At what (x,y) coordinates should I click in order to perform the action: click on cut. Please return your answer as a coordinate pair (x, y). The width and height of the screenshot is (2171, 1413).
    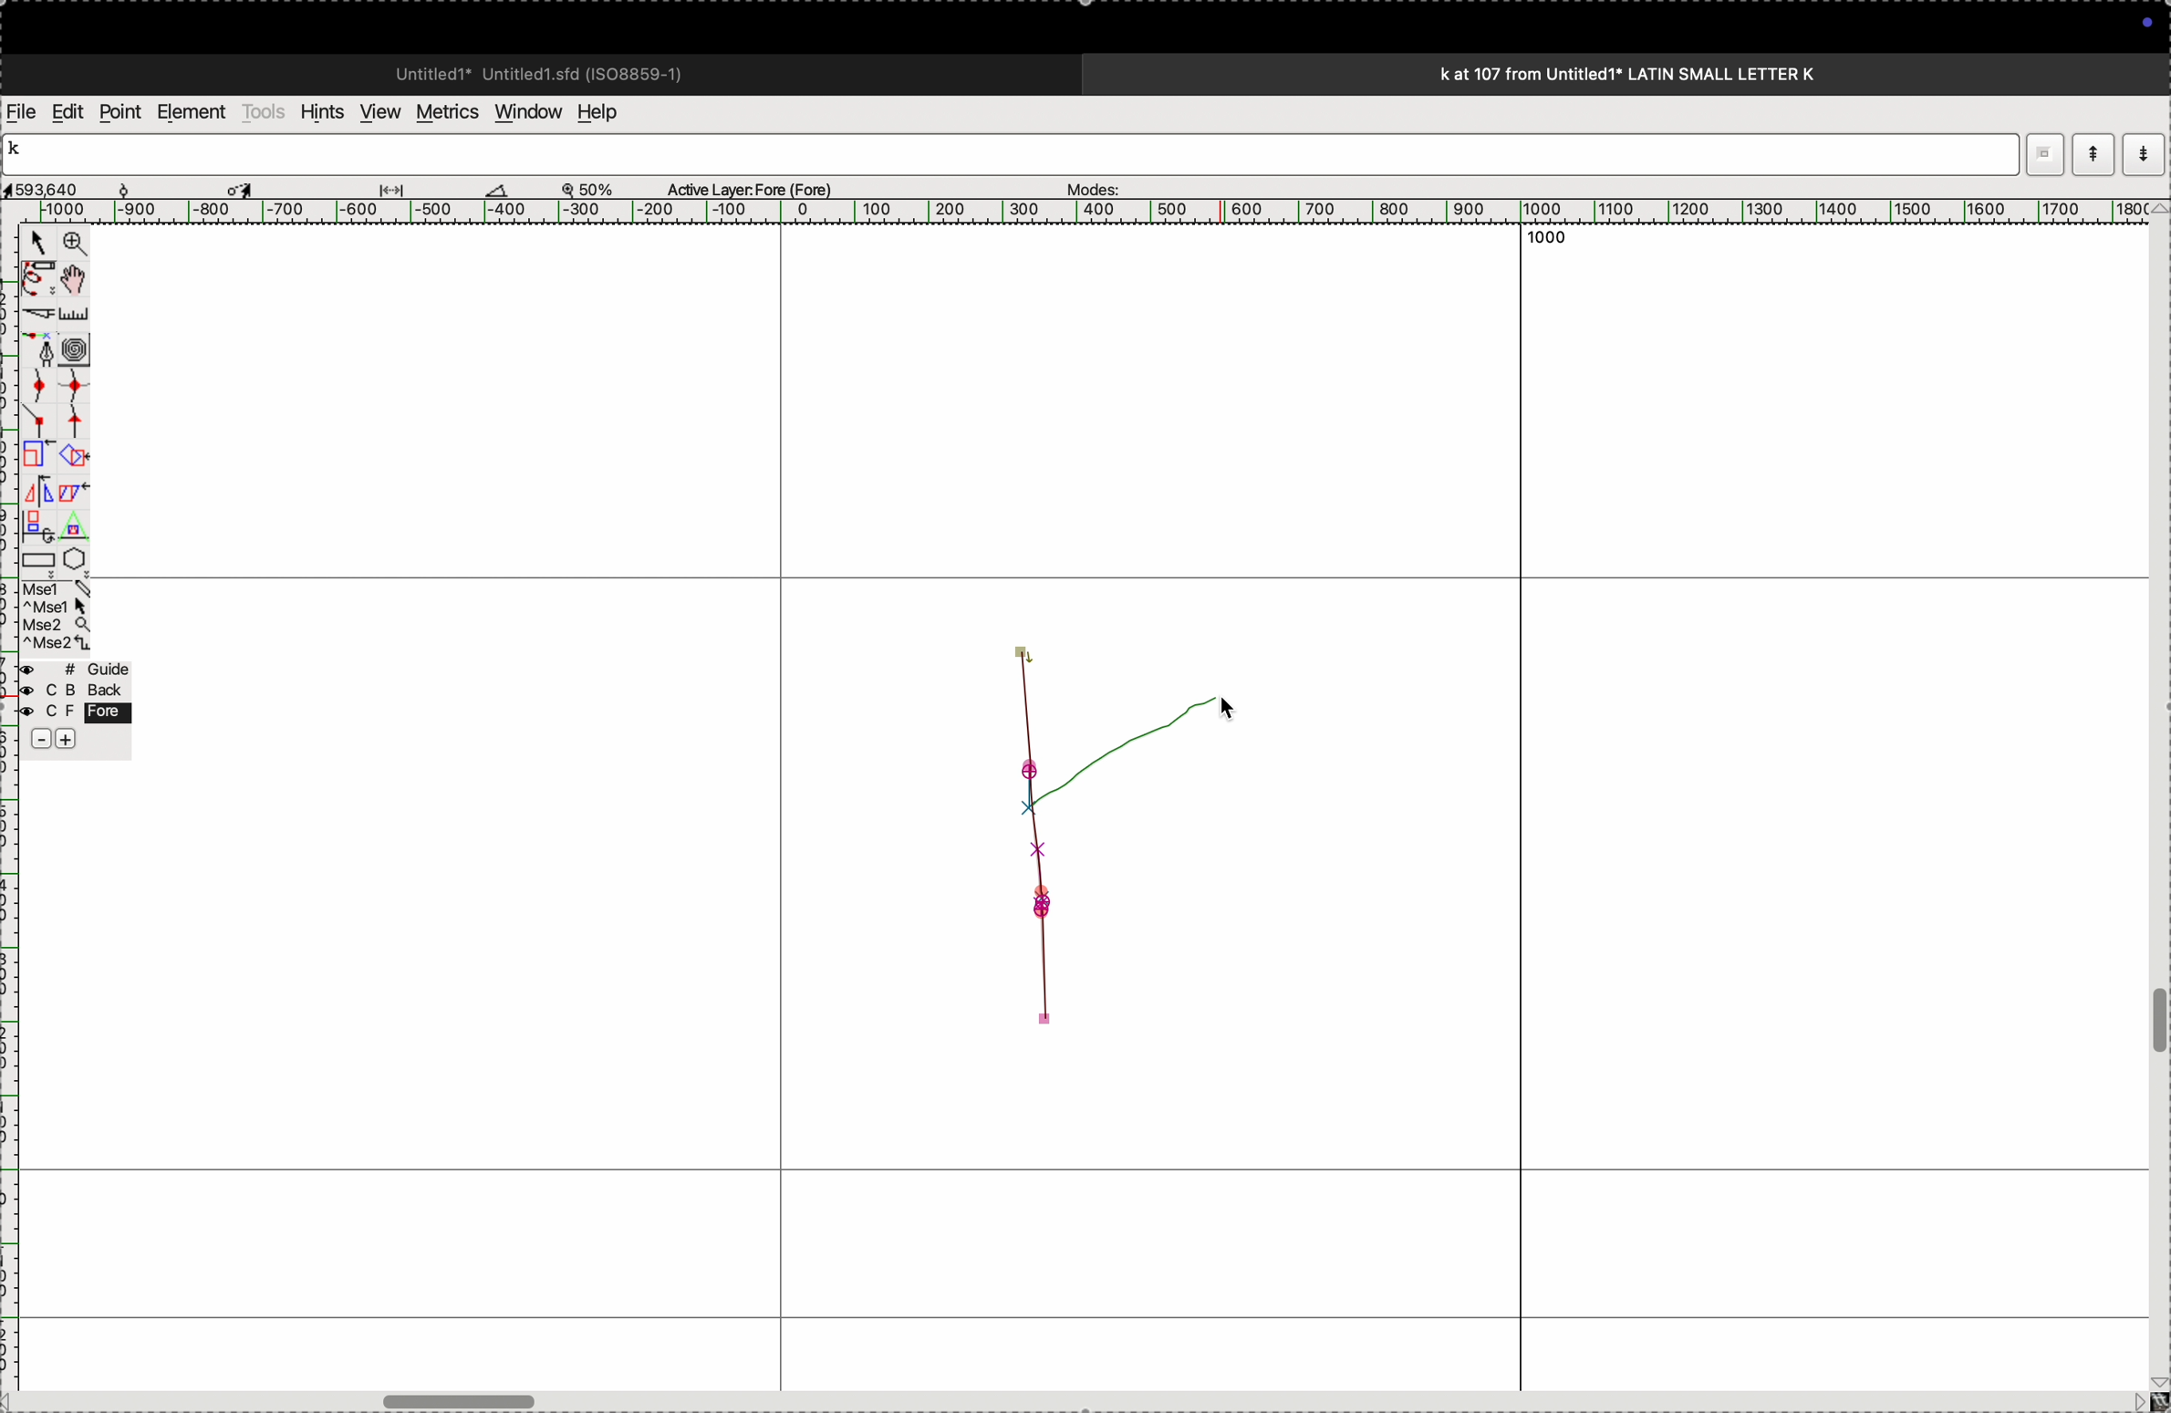
    Looking at the image, I should click on (36, 314).